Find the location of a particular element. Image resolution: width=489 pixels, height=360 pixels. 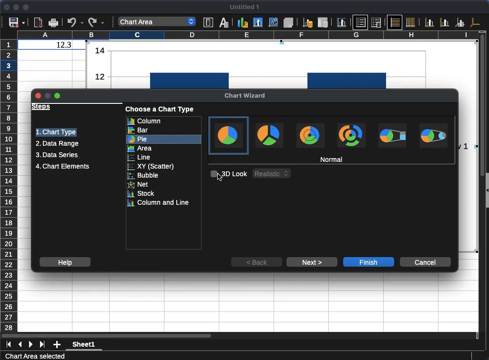

help is located at coordinates (65, 262).